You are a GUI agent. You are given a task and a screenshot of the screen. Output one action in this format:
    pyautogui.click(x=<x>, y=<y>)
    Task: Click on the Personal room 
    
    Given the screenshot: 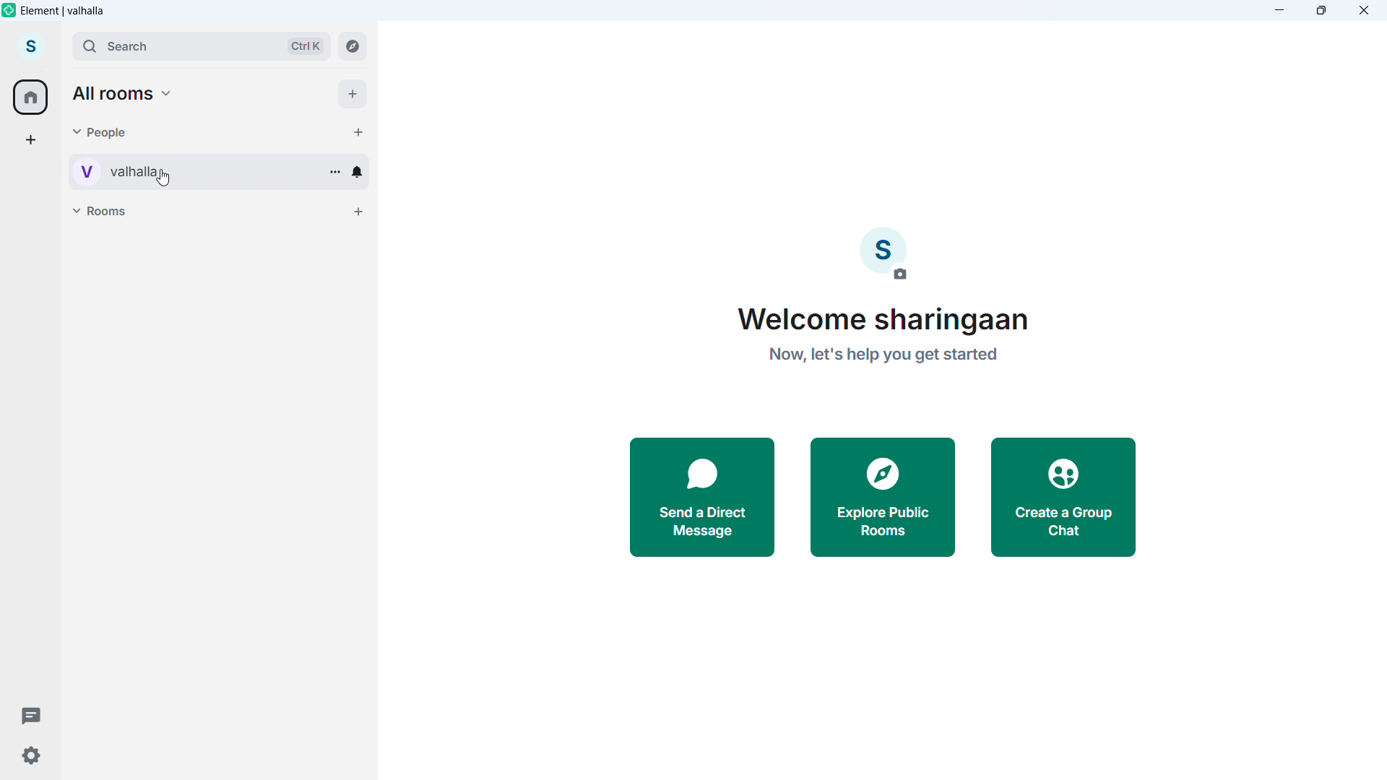 What is the action you would take?
    pyautogui.click(x=173, y=172)
    